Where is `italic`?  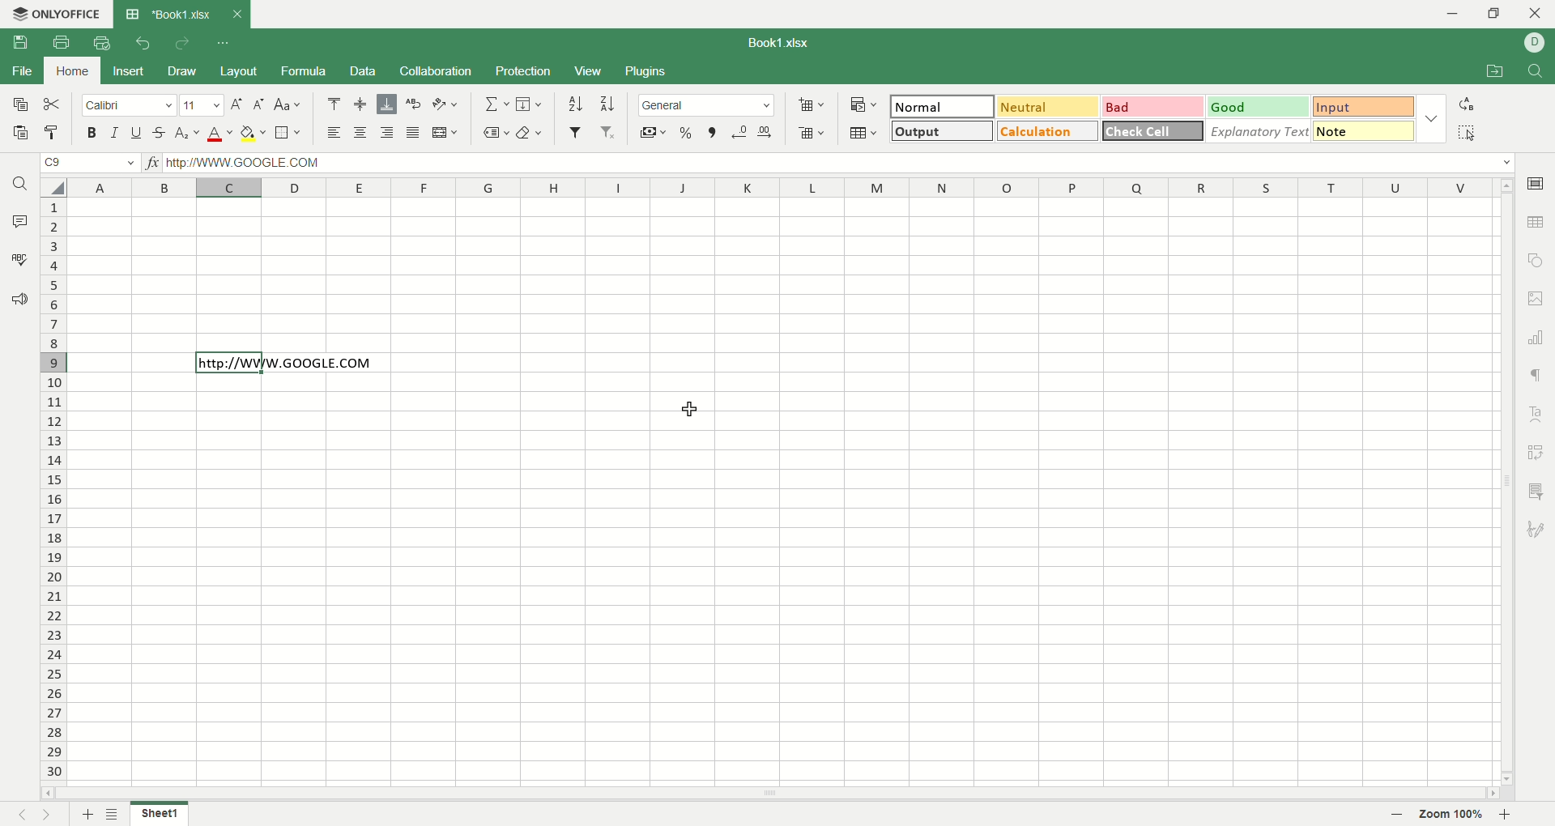 italic is located at coordinates (115, 132).